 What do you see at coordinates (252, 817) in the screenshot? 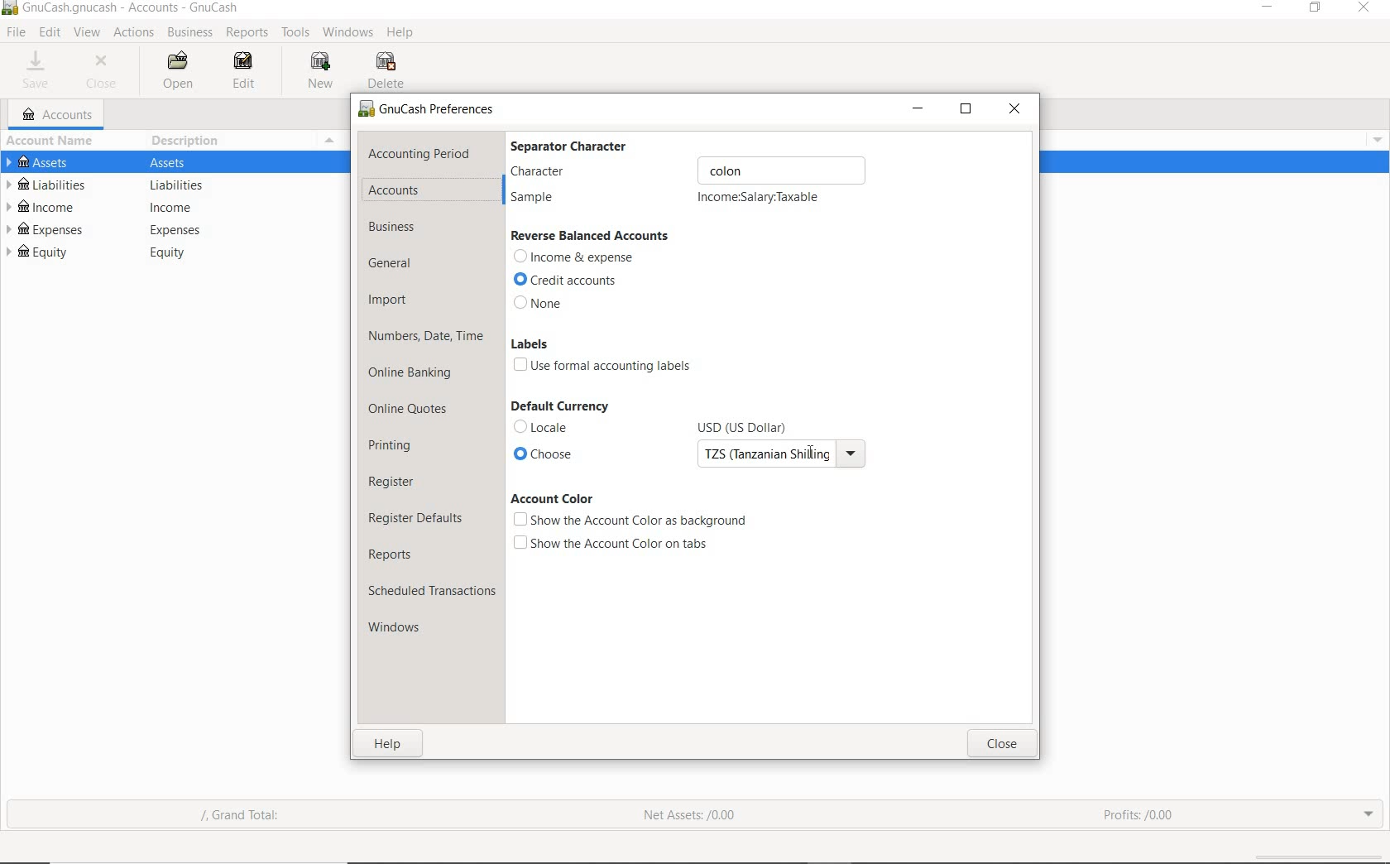
I see `grand total` at bounding box center [252, 817].